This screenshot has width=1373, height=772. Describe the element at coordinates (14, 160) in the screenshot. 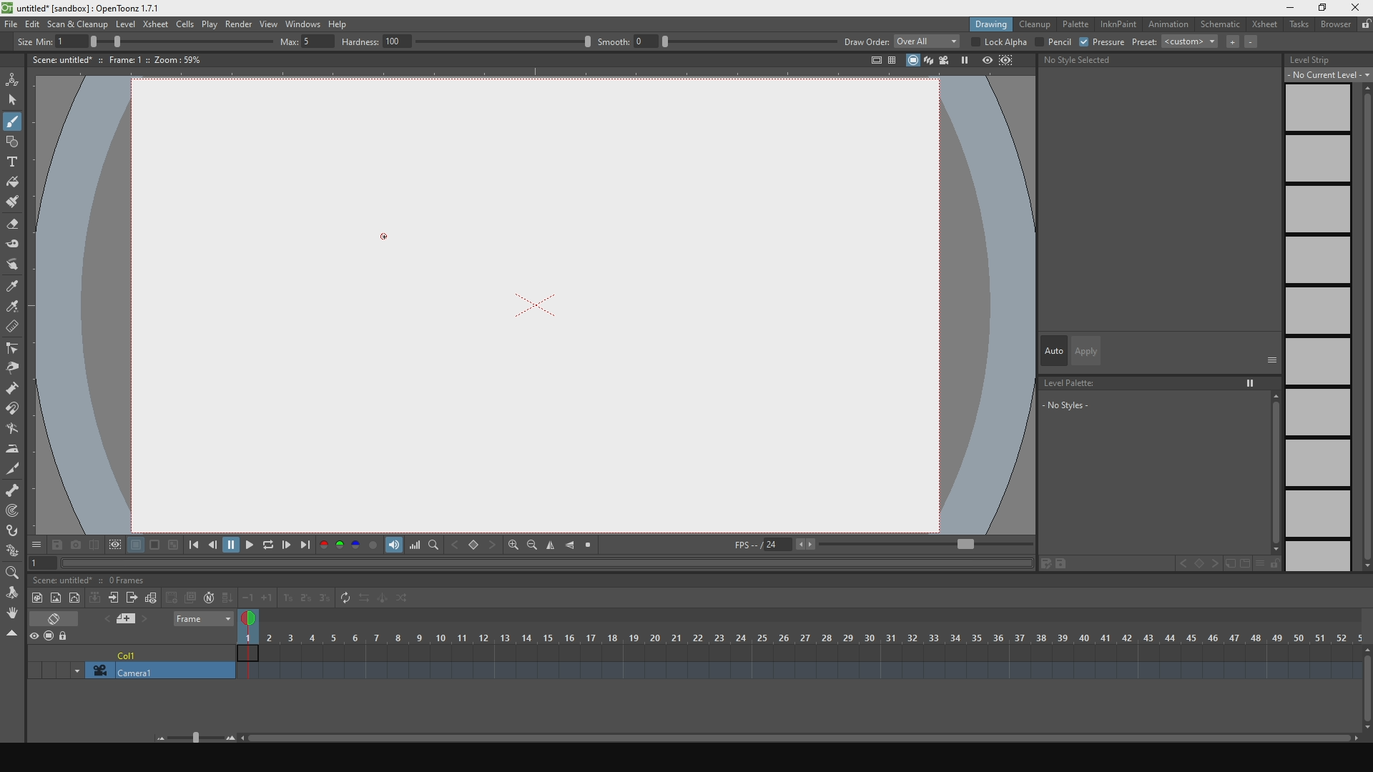

I see `text` at that location.